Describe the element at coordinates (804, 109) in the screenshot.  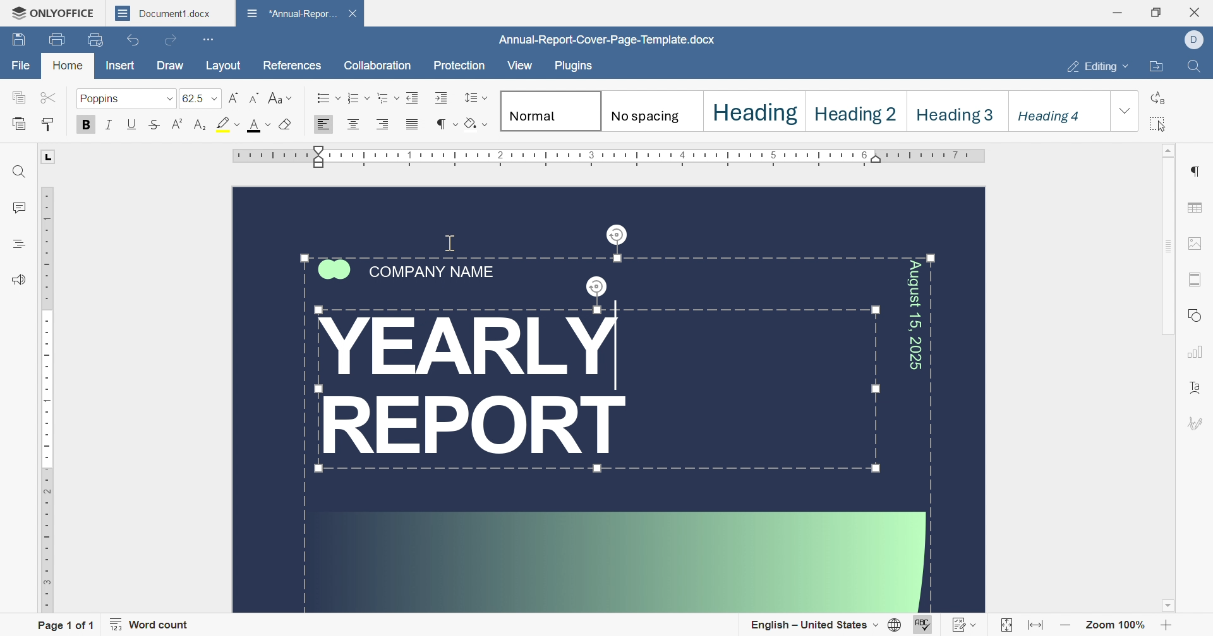
I see `types of heading` at that location.